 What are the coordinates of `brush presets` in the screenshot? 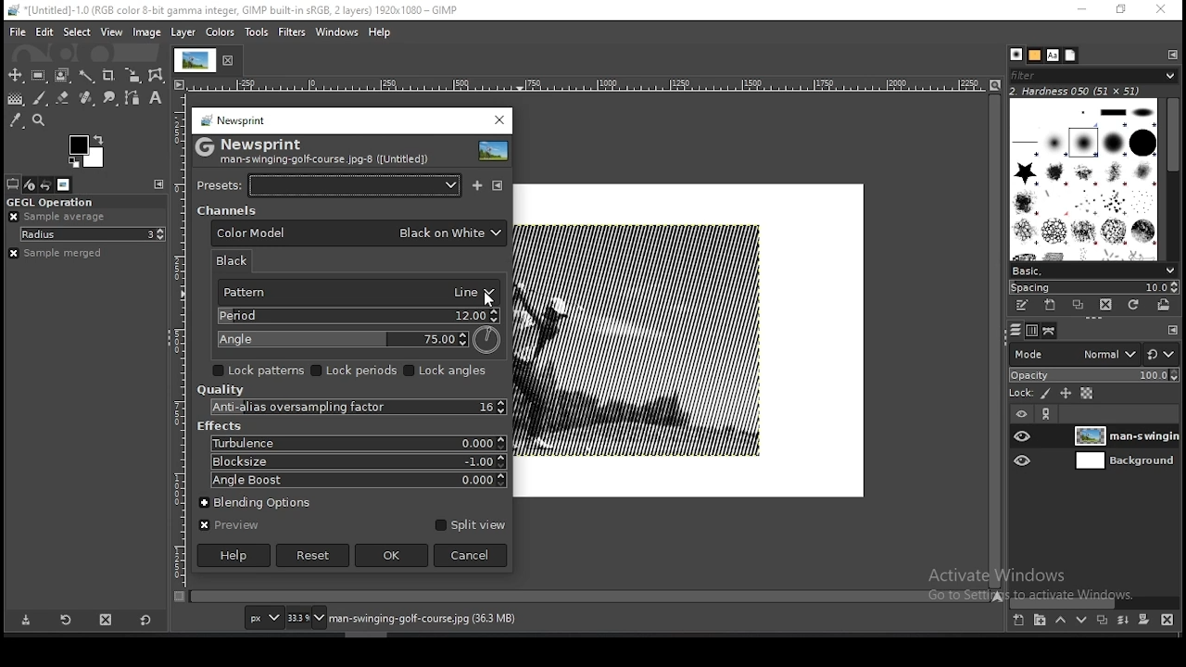 It's located at (1091, 270).